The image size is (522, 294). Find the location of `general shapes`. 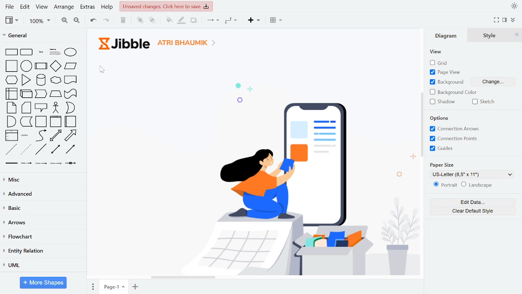

general shapes is located at coordinates (40, 149).